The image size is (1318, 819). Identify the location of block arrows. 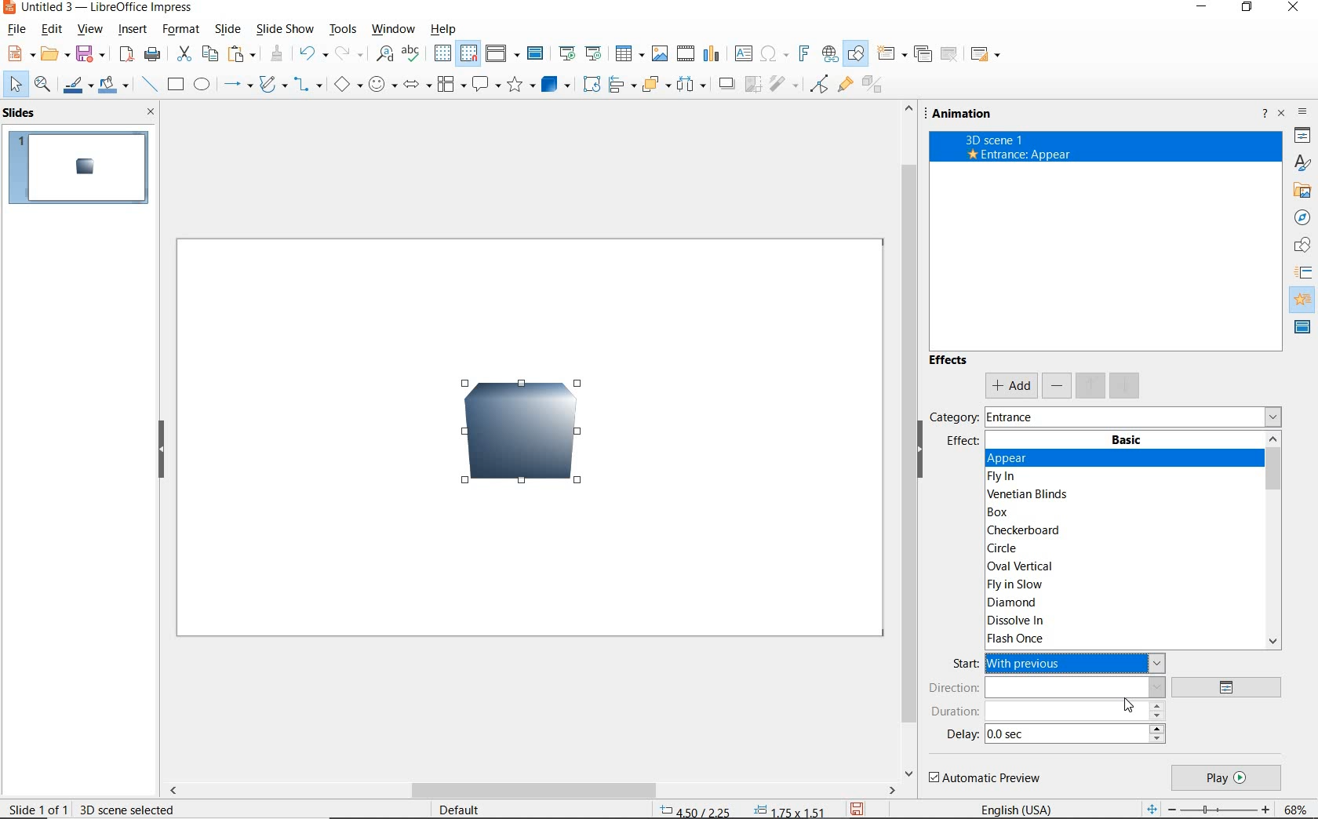
(414, 87).